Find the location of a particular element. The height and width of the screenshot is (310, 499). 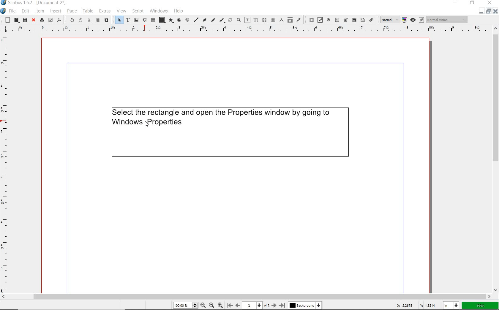

save is located at coordinates (25, 20).